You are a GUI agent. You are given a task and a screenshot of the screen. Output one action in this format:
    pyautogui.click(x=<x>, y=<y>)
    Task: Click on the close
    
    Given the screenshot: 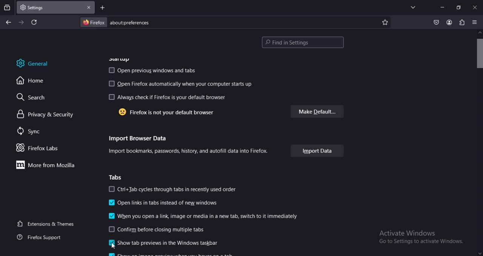 What is the action you would take?
    pyautogui.click(x=475, y=8)
    